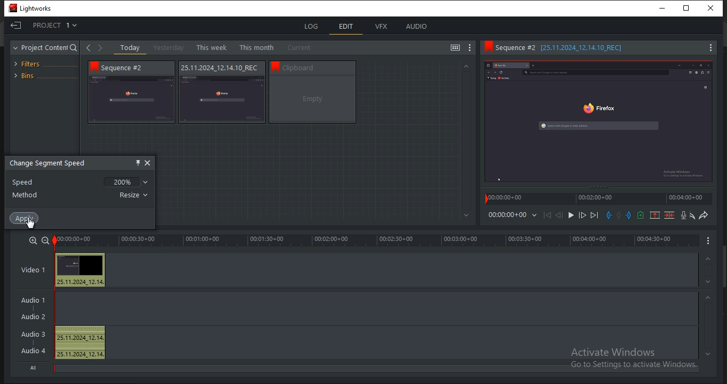 This screenshot has height=384, width=727. Describe the element at coordinates (50, 163) in the screenshot. I see `change segment speed` at that location.